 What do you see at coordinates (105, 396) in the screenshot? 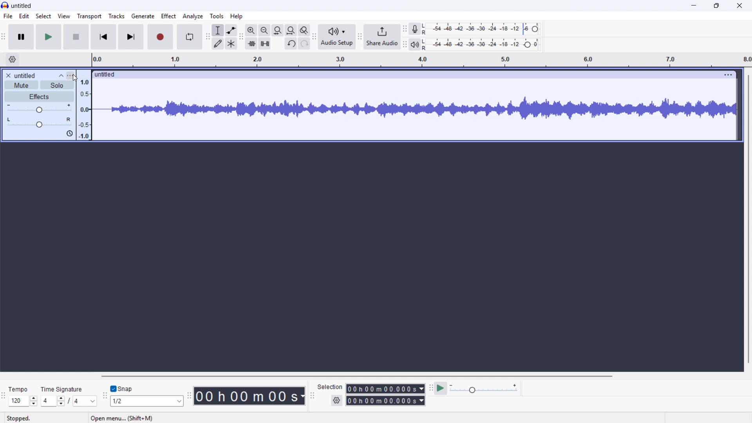
I see `Snapping toolbar ` at bounding box center [105, 396].